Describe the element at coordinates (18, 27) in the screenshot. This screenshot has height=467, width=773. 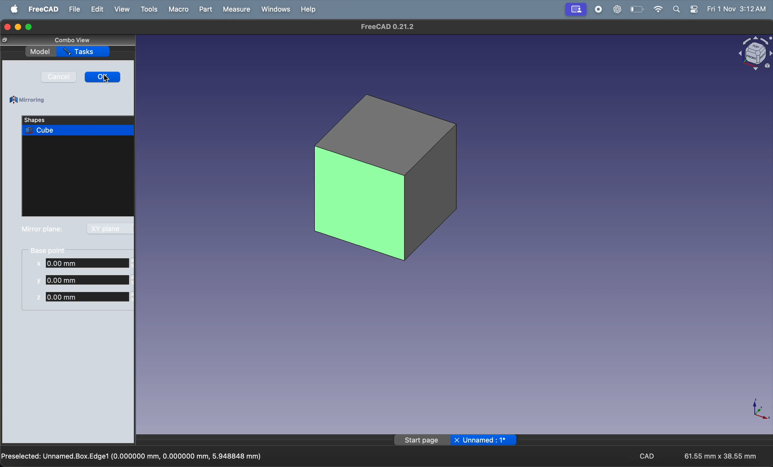
I see `minimize` at that location.